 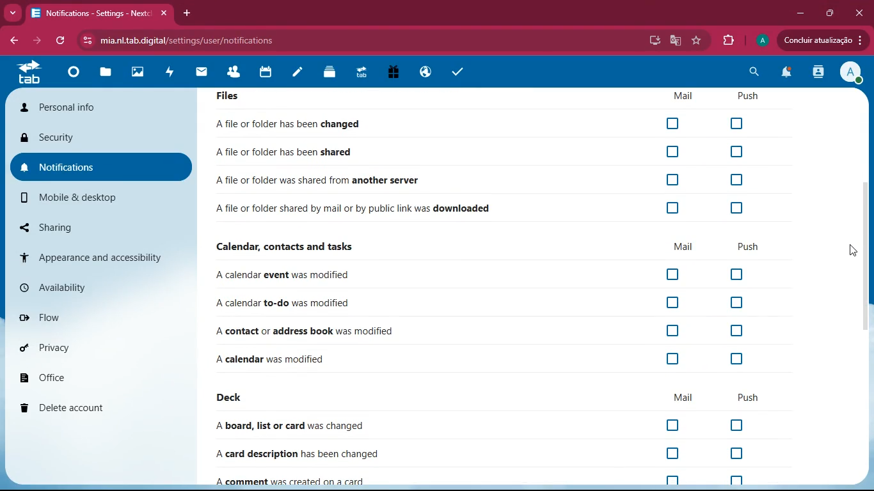 What do you see at coordinates (173, 74) in the screenshot?
I see `activity` at bounding box center [173, 74].